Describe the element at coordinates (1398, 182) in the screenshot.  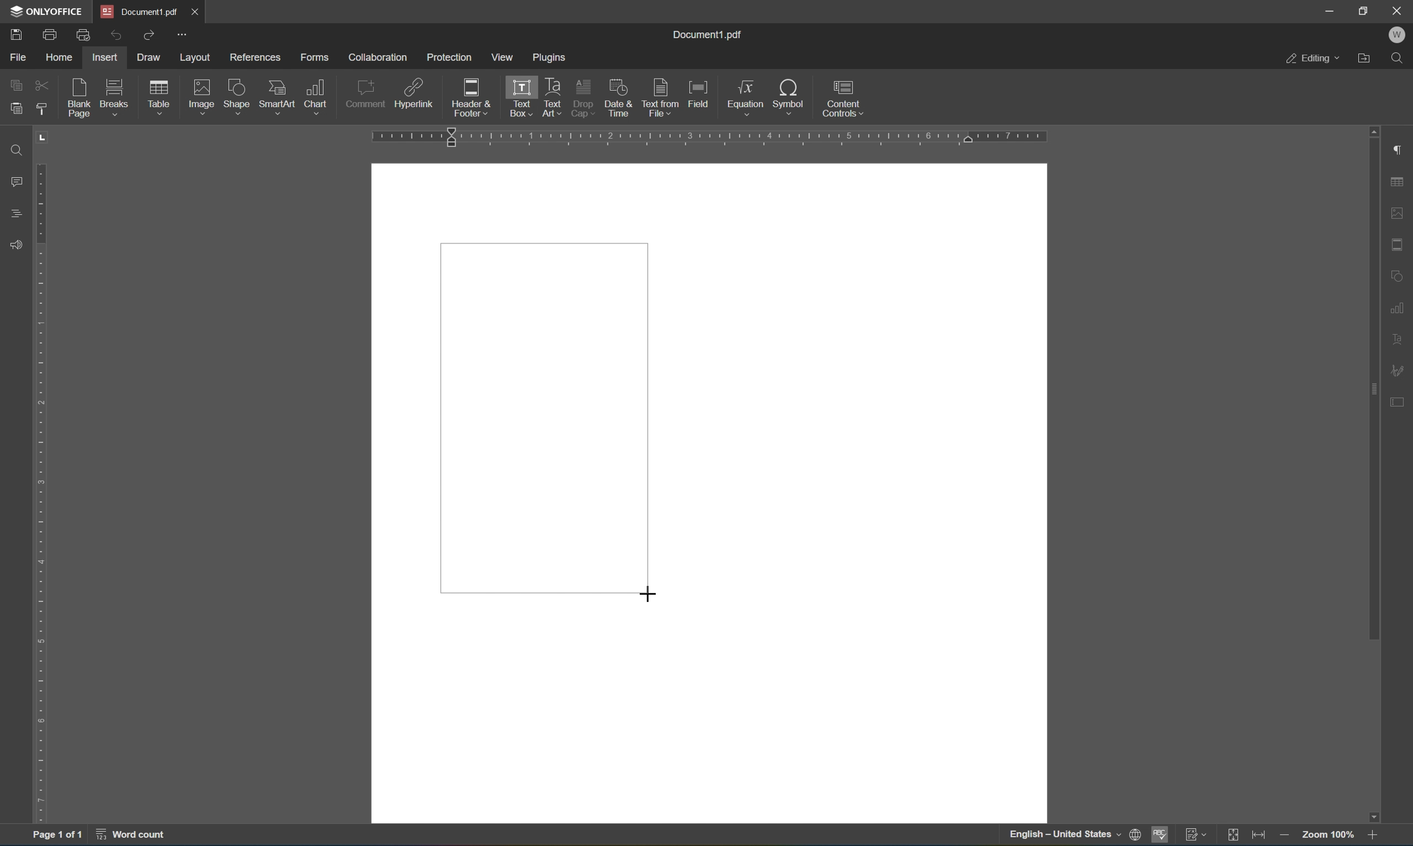
I see `Table settings` at that location.